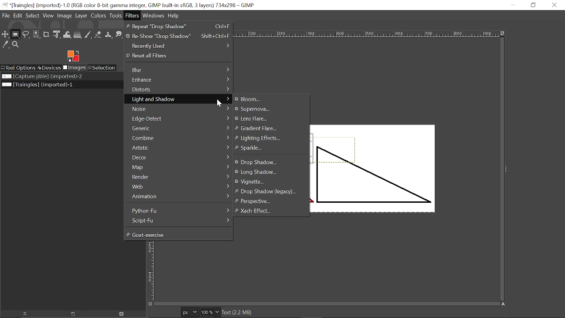  Describe the element at coordinates (180, 69) in the screenshot. I see `Blur` at that location.